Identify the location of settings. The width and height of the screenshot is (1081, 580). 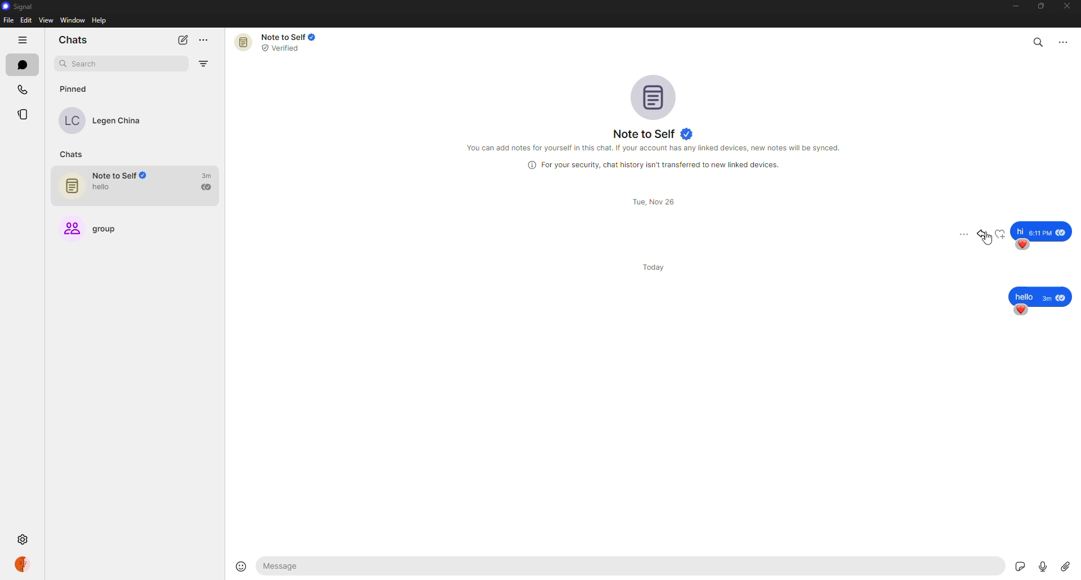
(24, 538).